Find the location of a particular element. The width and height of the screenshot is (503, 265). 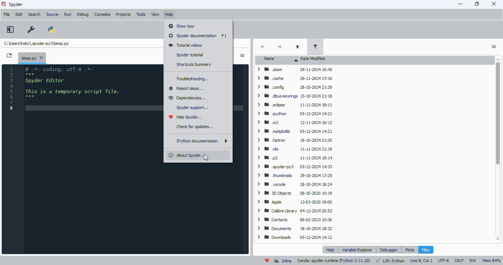

> MW edipse 11-11-2024 18:11 is located at coordinates (293, 105).